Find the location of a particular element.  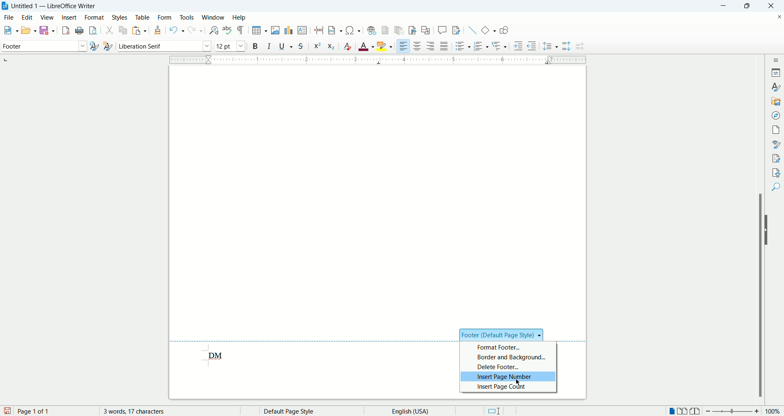

book view is located at coordinates (695, 412).